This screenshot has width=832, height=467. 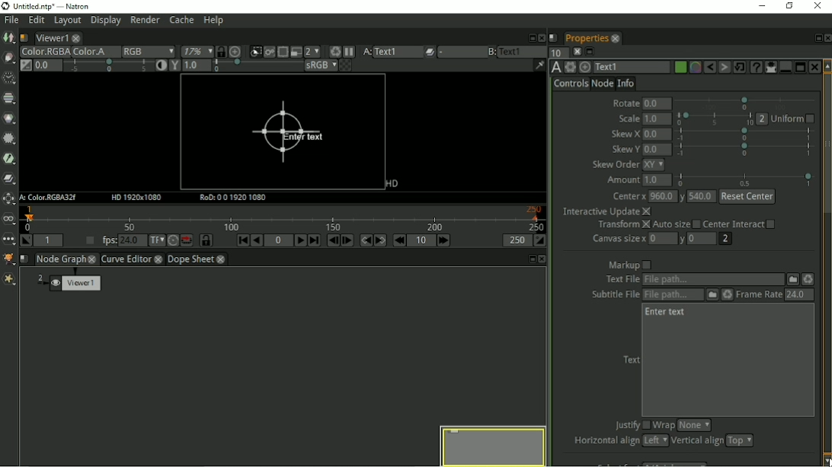 I want to click on B, so click(x=491, y=52).